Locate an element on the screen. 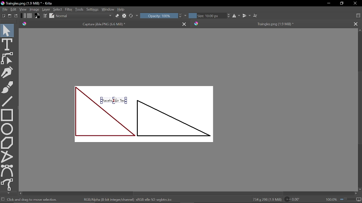  Traingles.png (1.9 MiB) * is located at coordinates (270, 24).